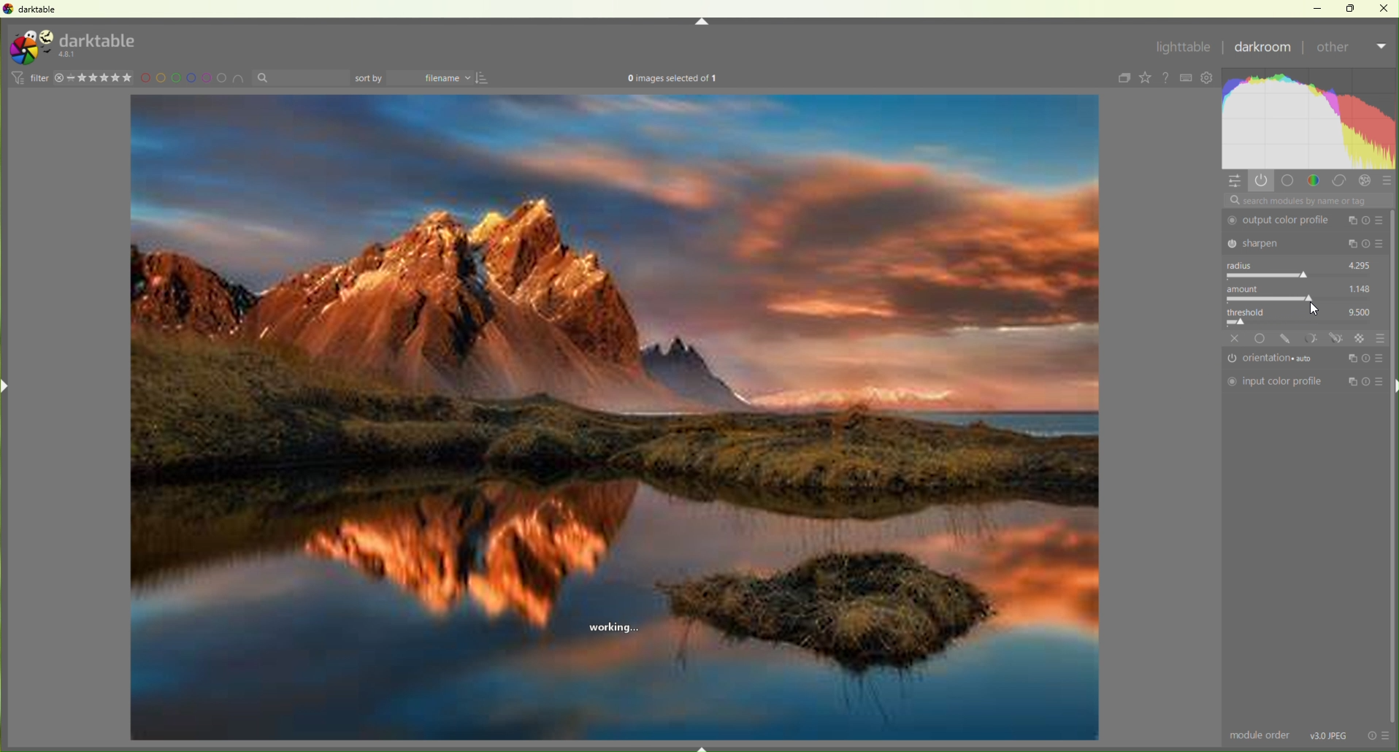  I want to click on radius, so click(1243, 265).